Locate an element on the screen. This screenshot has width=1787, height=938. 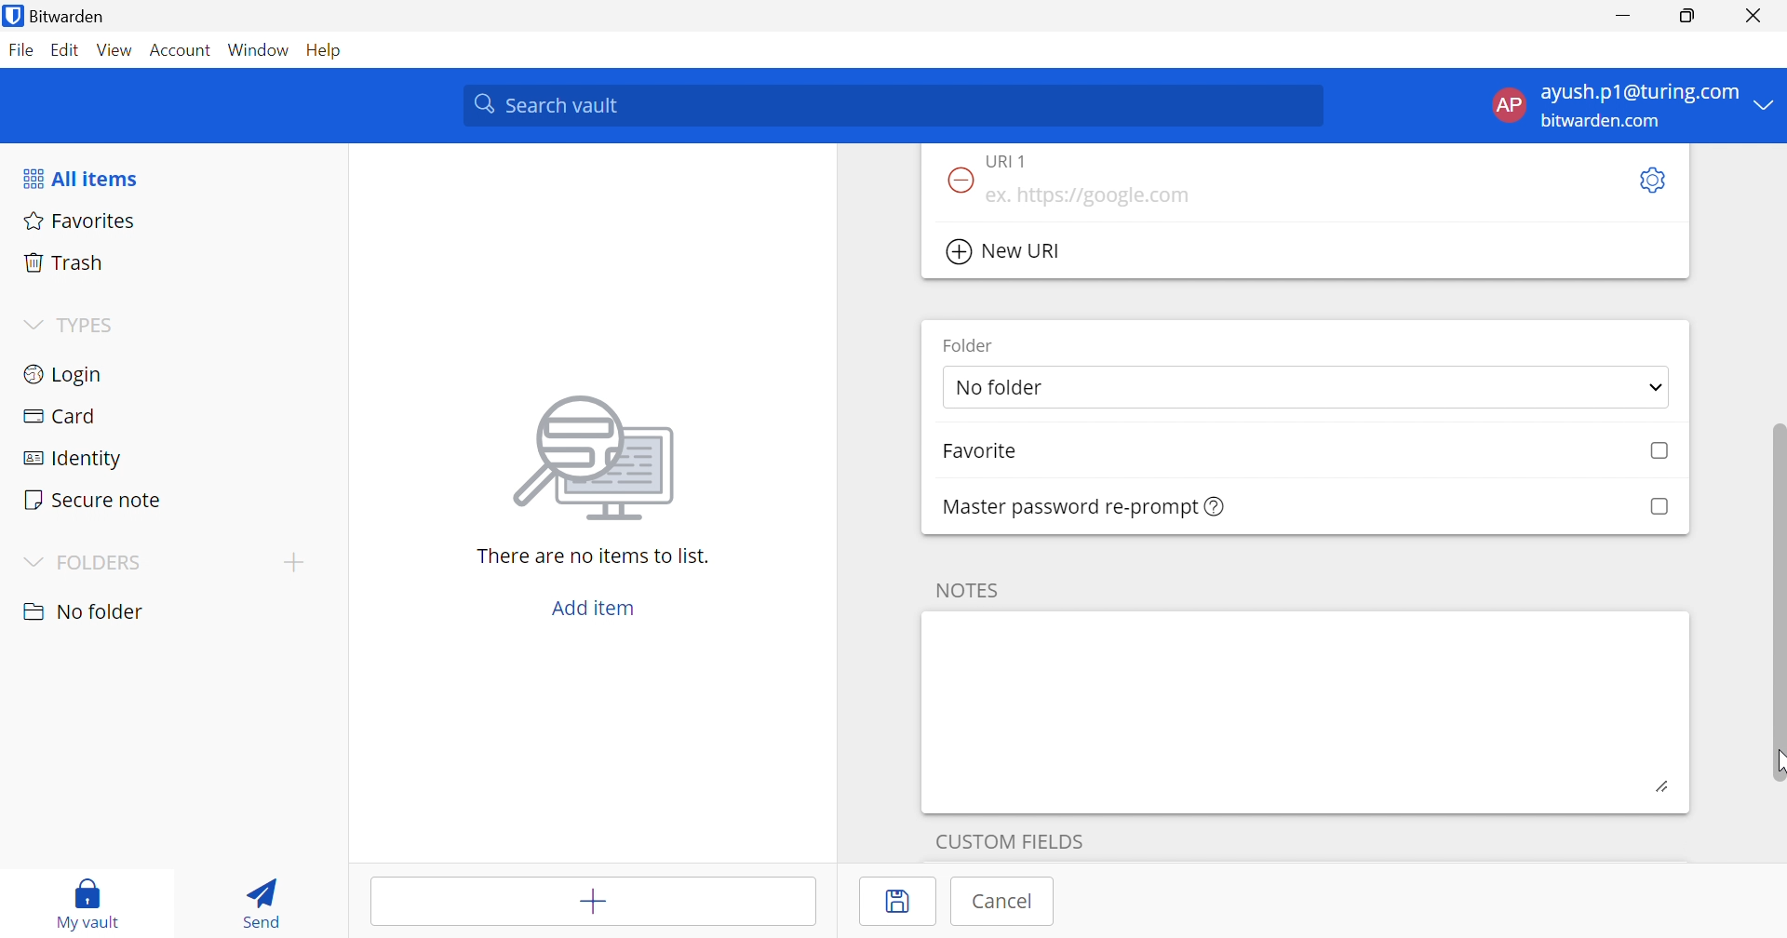
Cancel is located at coordinates (1004, 901).